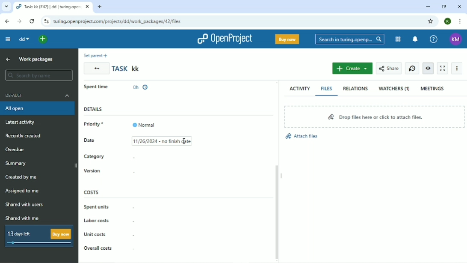  What do you see at coordinates (36, 60) in the screenshot?
I see `Work packages` at bounding box center [36, 60].